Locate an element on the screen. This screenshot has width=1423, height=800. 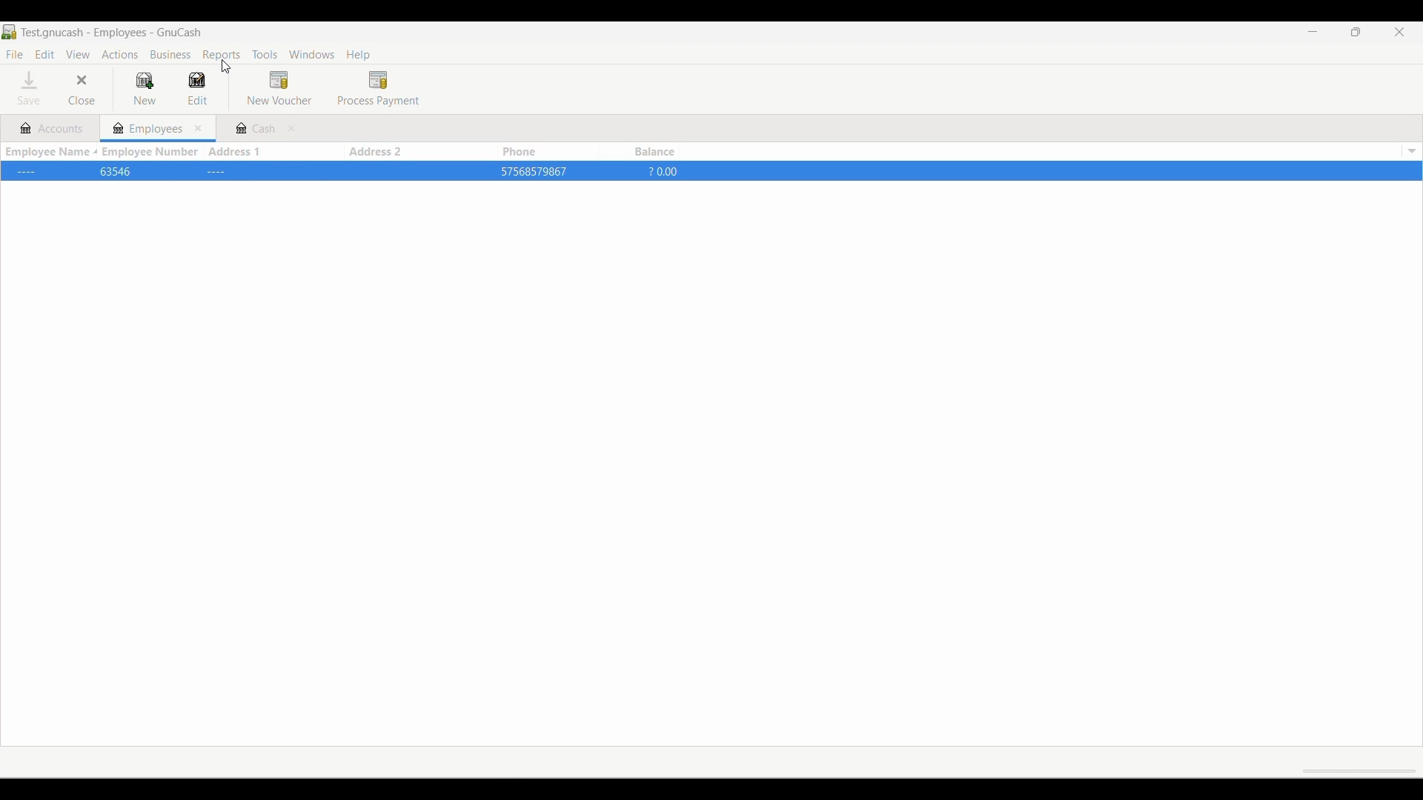
Edit is located at coordinates (199, 89).